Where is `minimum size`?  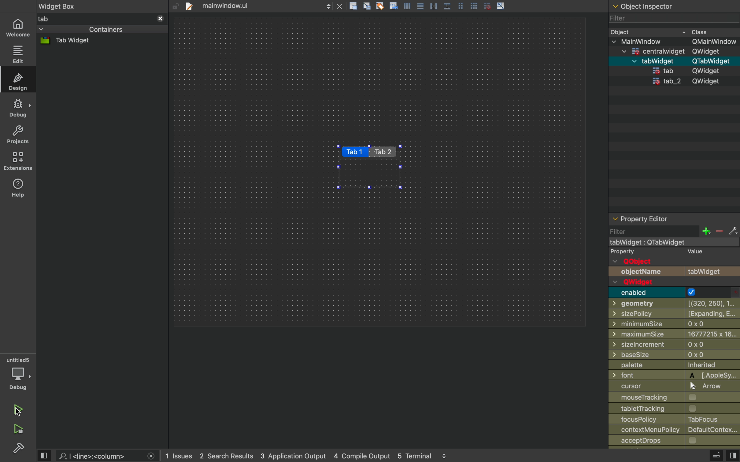
minimum size is located at coordinates (674, 335).